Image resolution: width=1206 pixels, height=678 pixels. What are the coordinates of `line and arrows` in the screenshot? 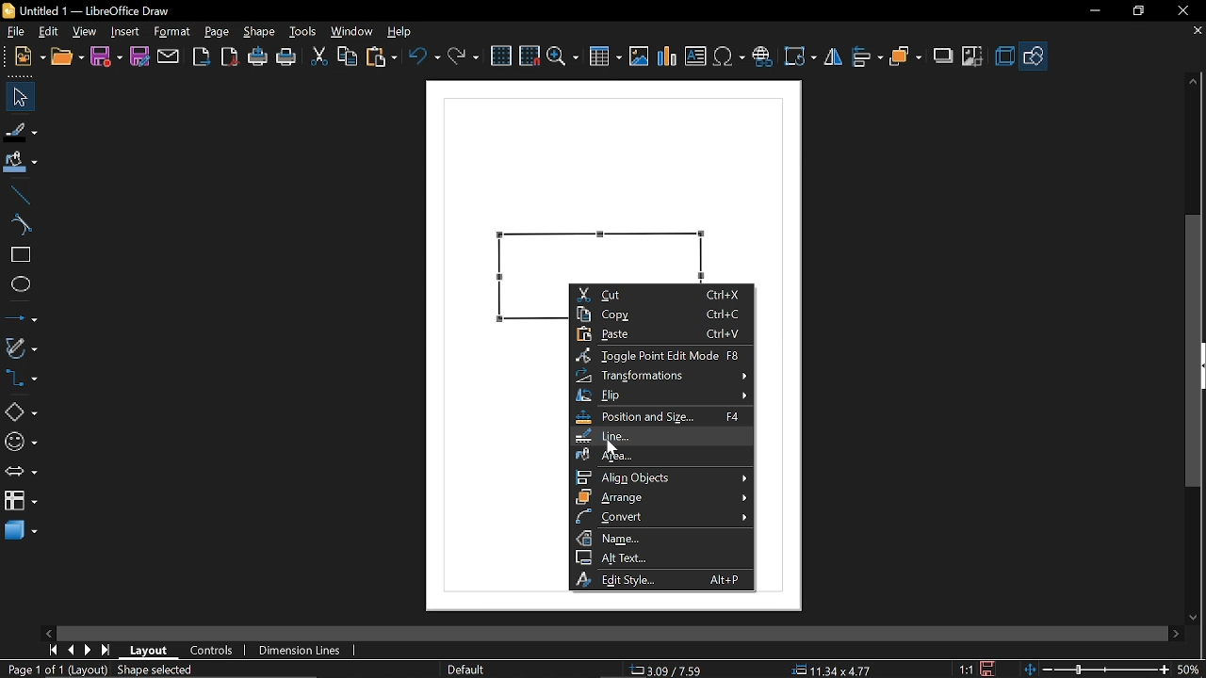 It's located at (21, 316).